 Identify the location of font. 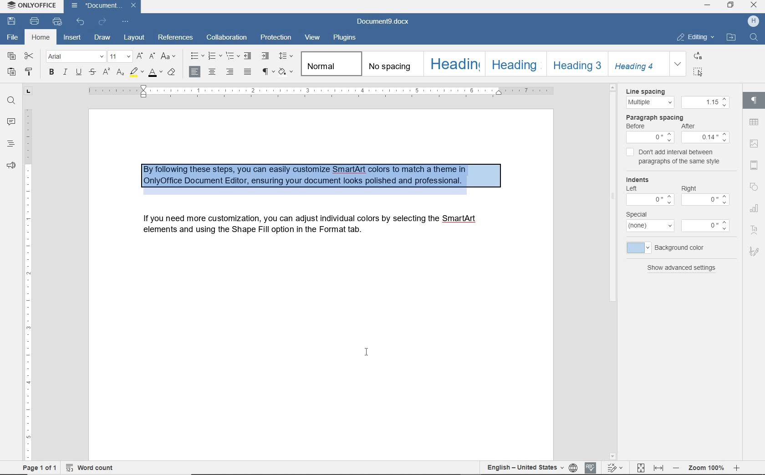
(75, 56).